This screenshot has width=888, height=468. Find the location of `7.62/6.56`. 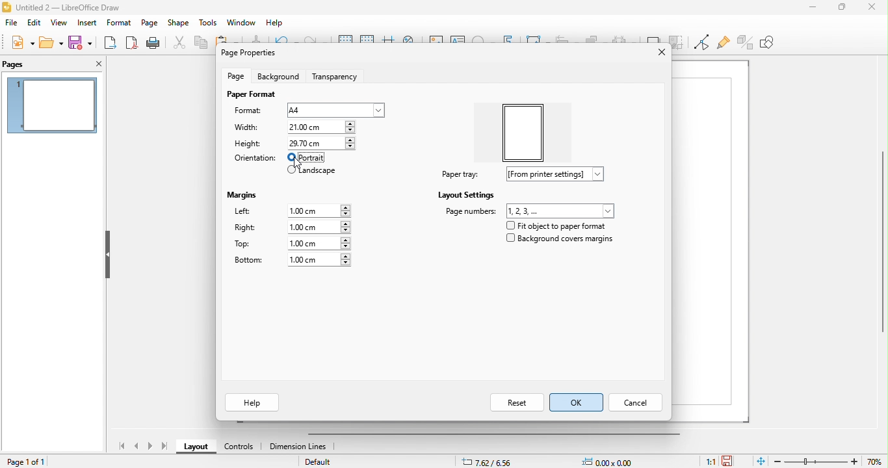

7.62/6.56 is located at coordinates (489, 461).